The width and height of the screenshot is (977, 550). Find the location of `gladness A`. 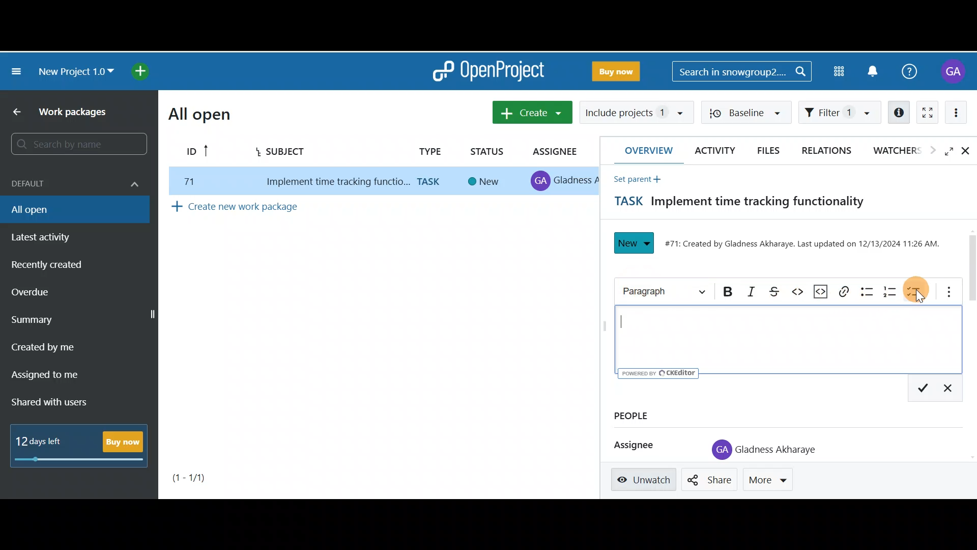

gladness A is located at coordinates (577, 180).